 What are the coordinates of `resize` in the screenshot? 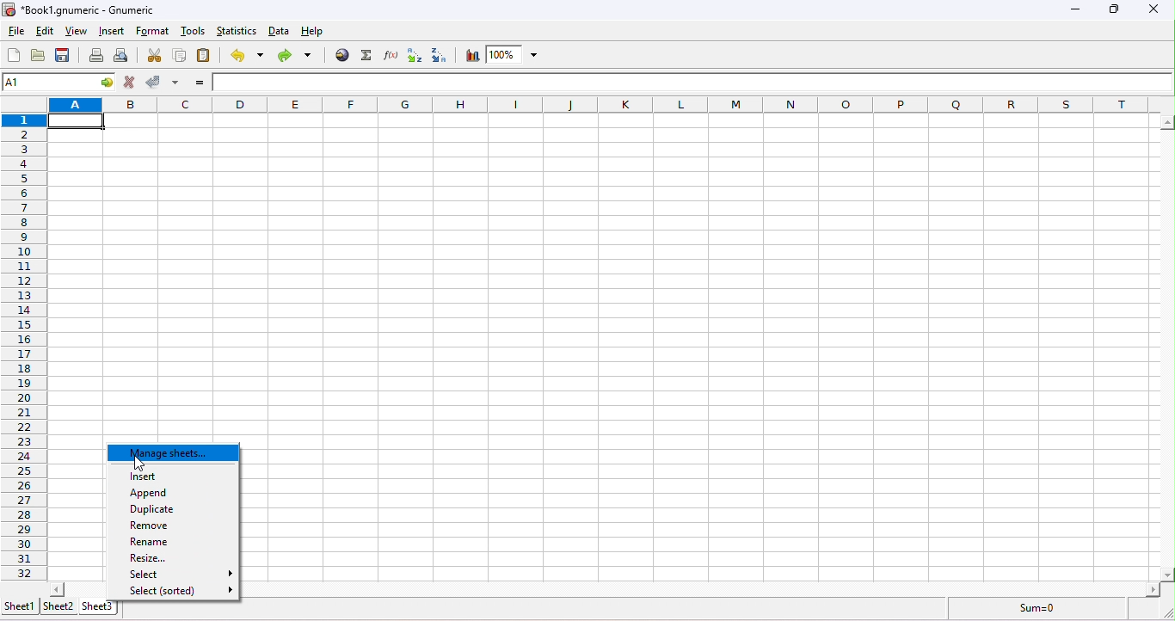 It's located at (170, 557).